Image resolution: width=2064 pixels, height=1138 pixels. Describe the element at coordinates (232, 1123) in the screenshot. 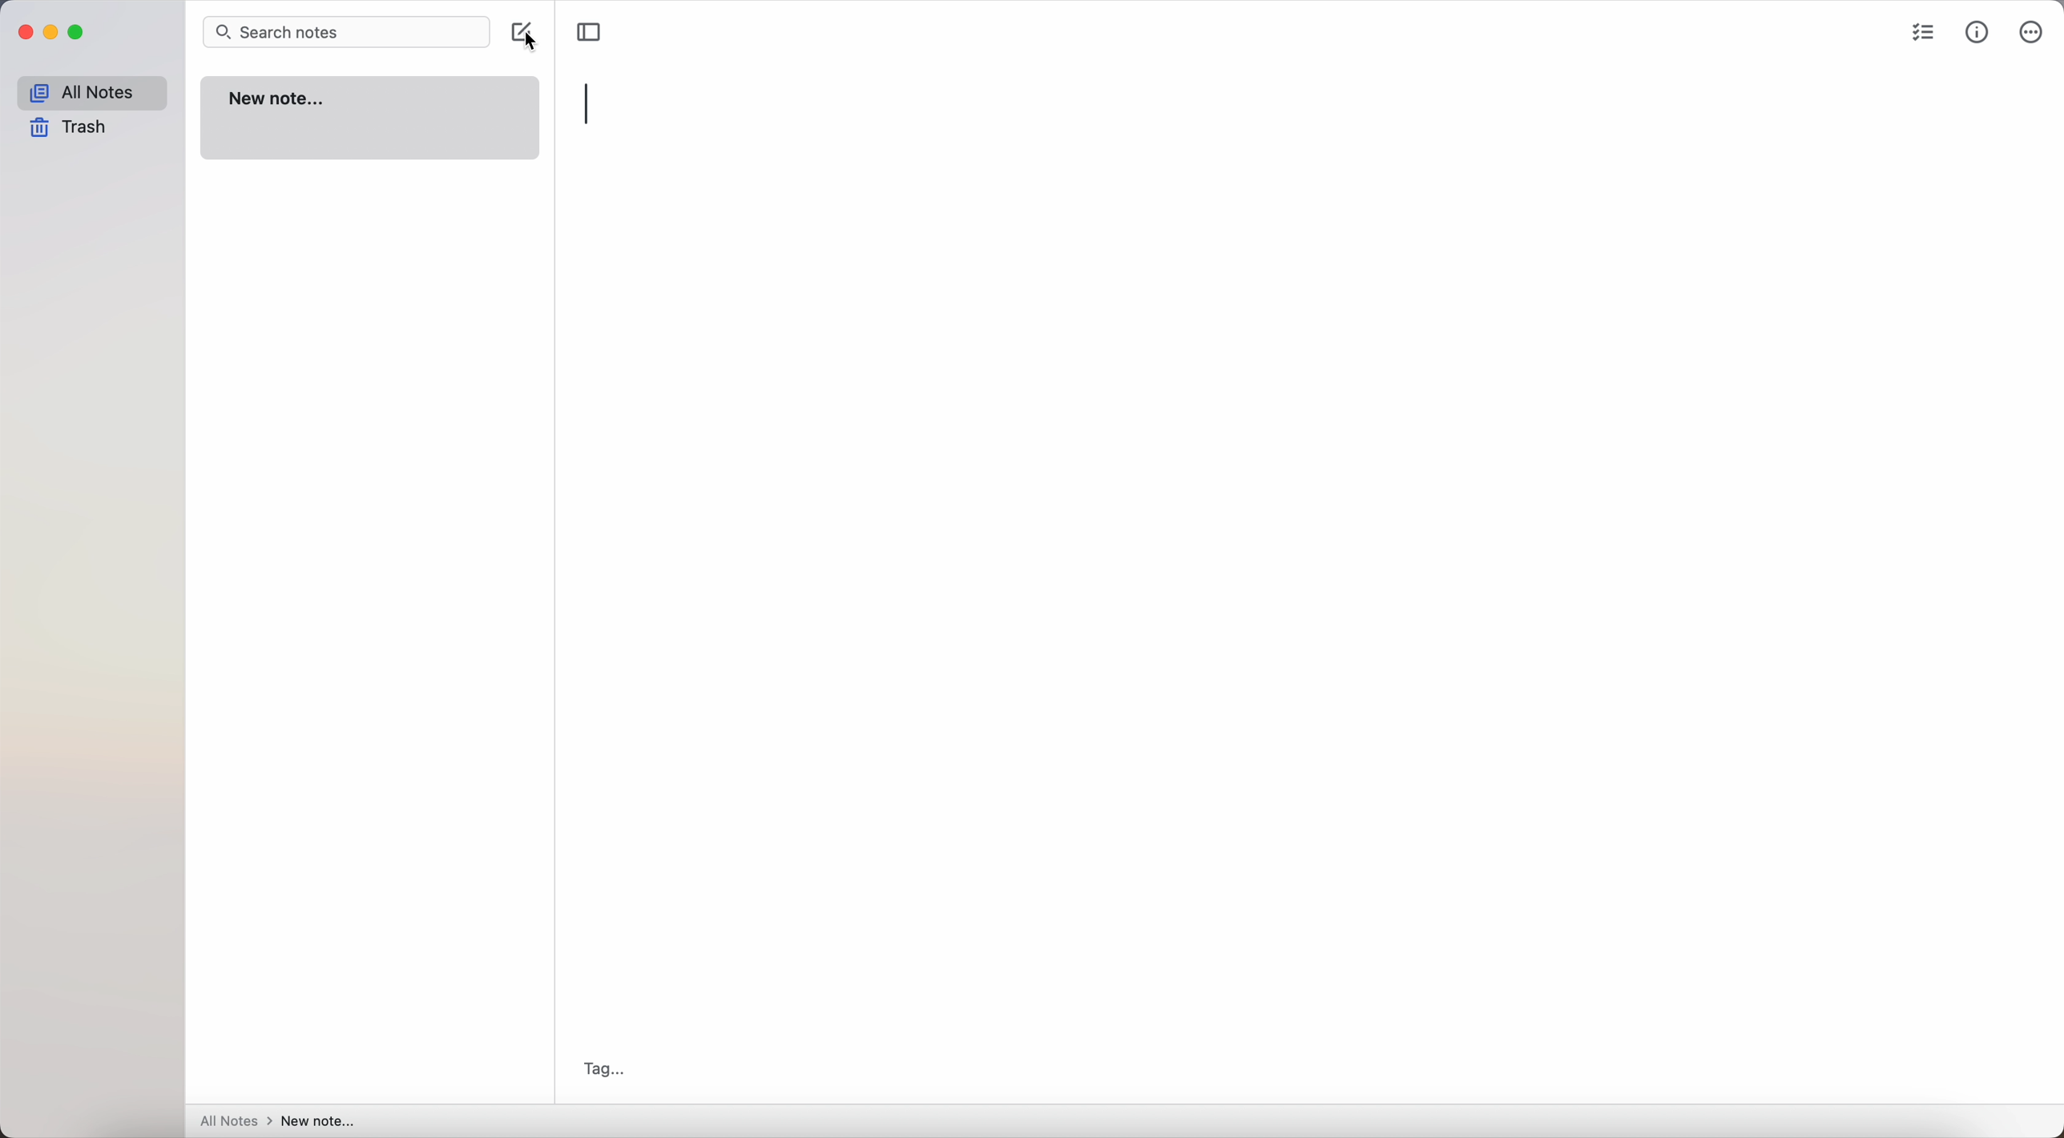

I see `all notes` at that location.